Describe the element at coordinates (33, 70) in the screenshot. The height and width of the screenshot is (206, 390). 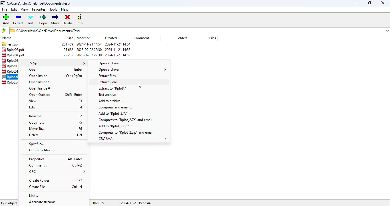
I see `open` at that location.